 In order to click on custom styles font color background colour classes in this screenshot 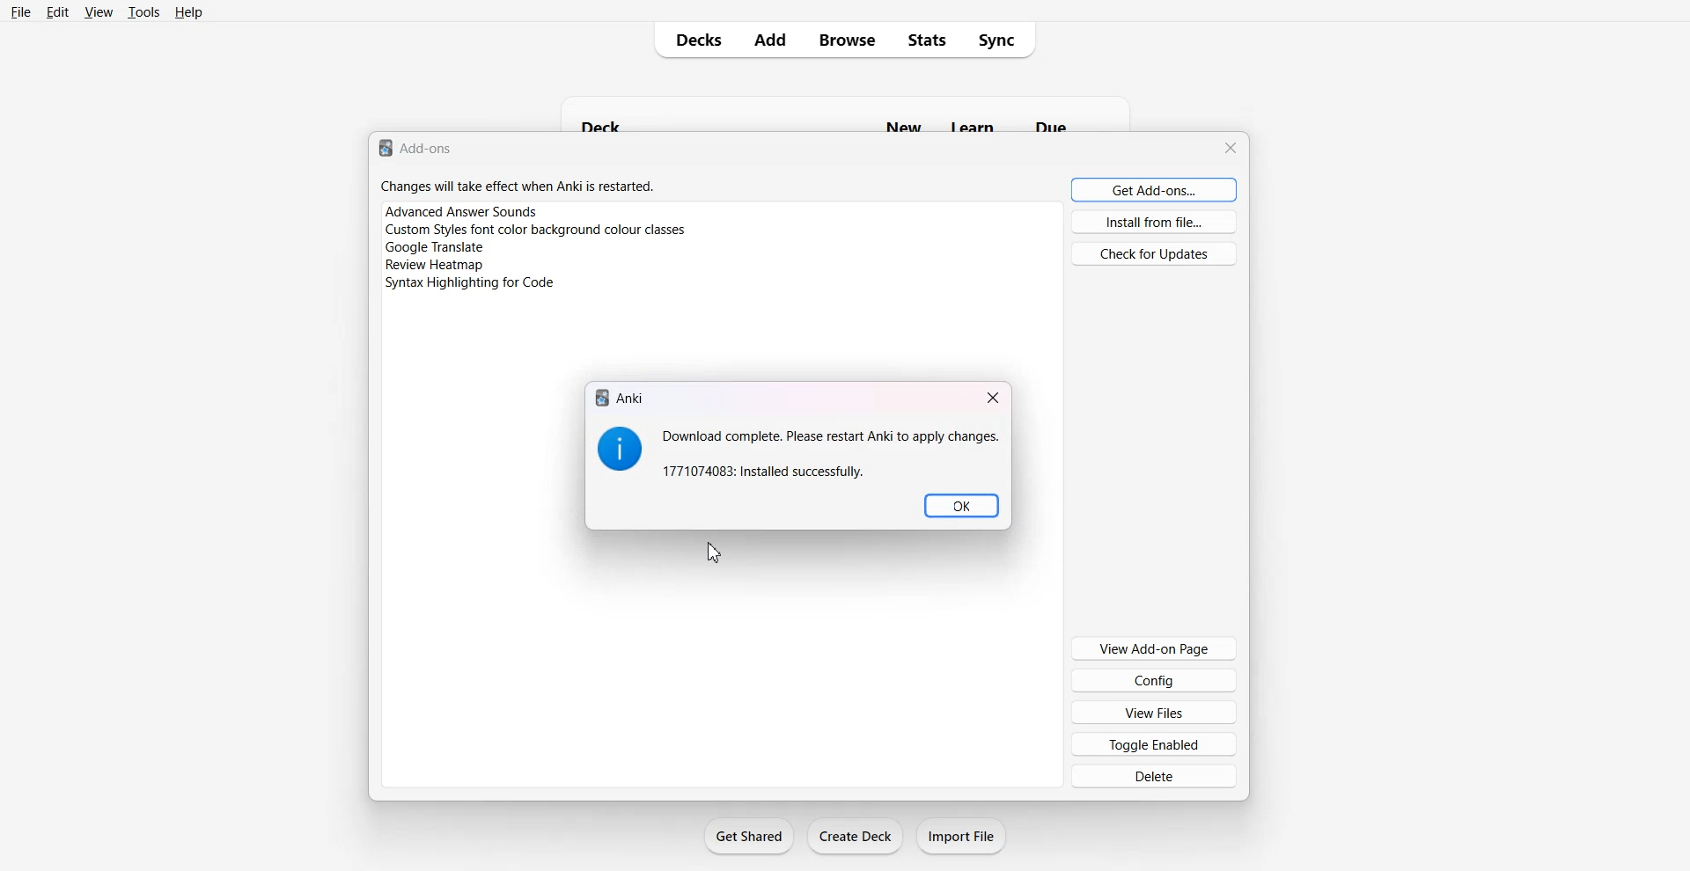, I will do `click(537, 230)`.